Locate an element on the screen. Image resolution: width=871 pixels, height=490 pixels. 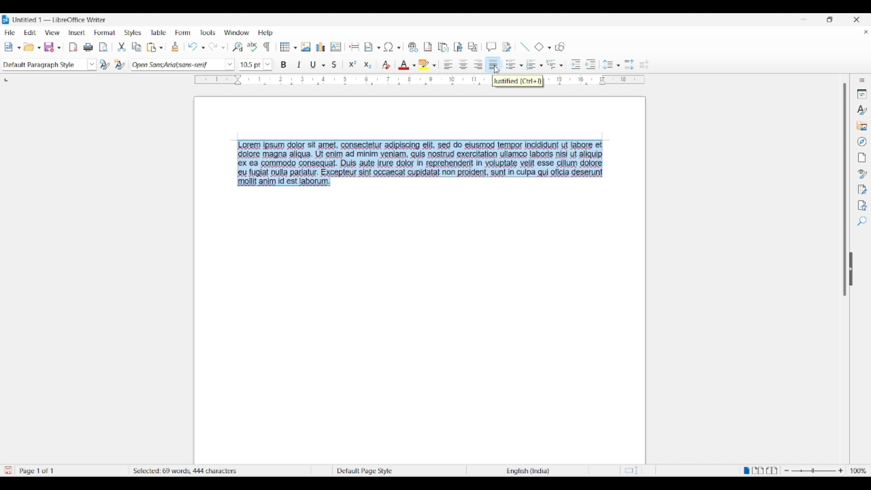
Close document is located at coordinates (866, 32).